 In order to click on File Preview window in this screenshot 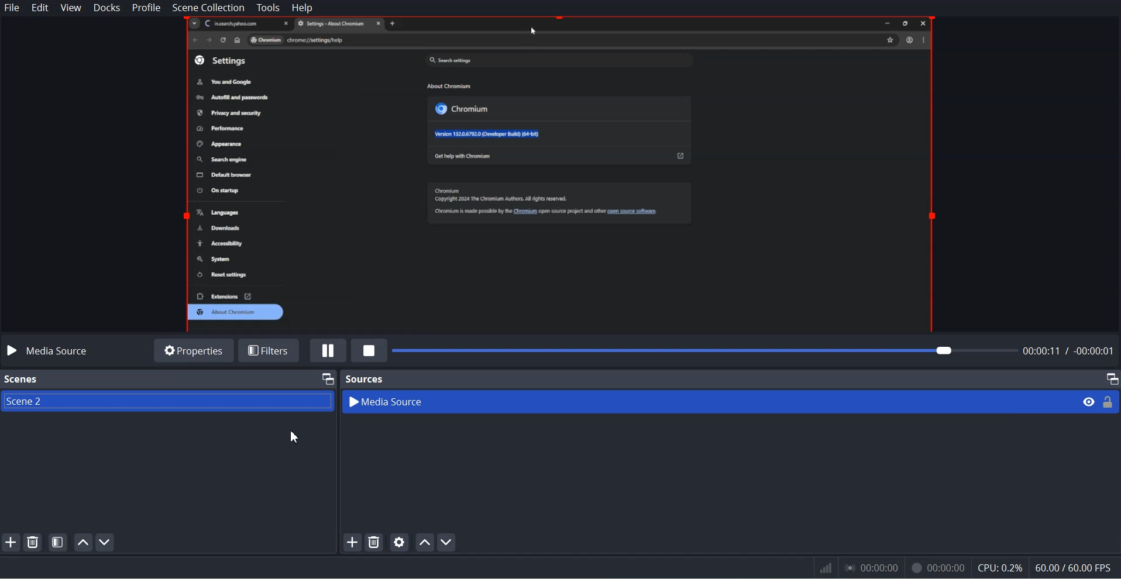, I will do `click(563, 174)`.